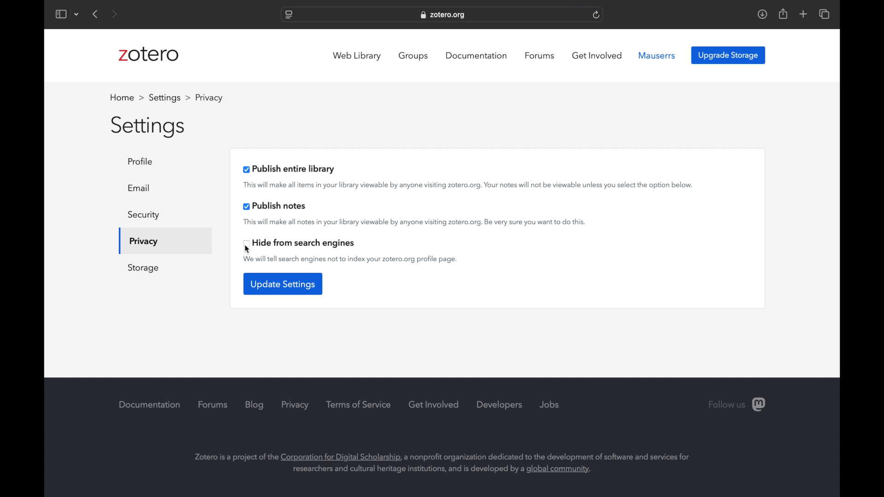 The height and width of the screenshot is (497, 884). What do you see at coordinates (824, 14) in the screenshot?
I see `show tab overview` at bounding box center [824, 14].